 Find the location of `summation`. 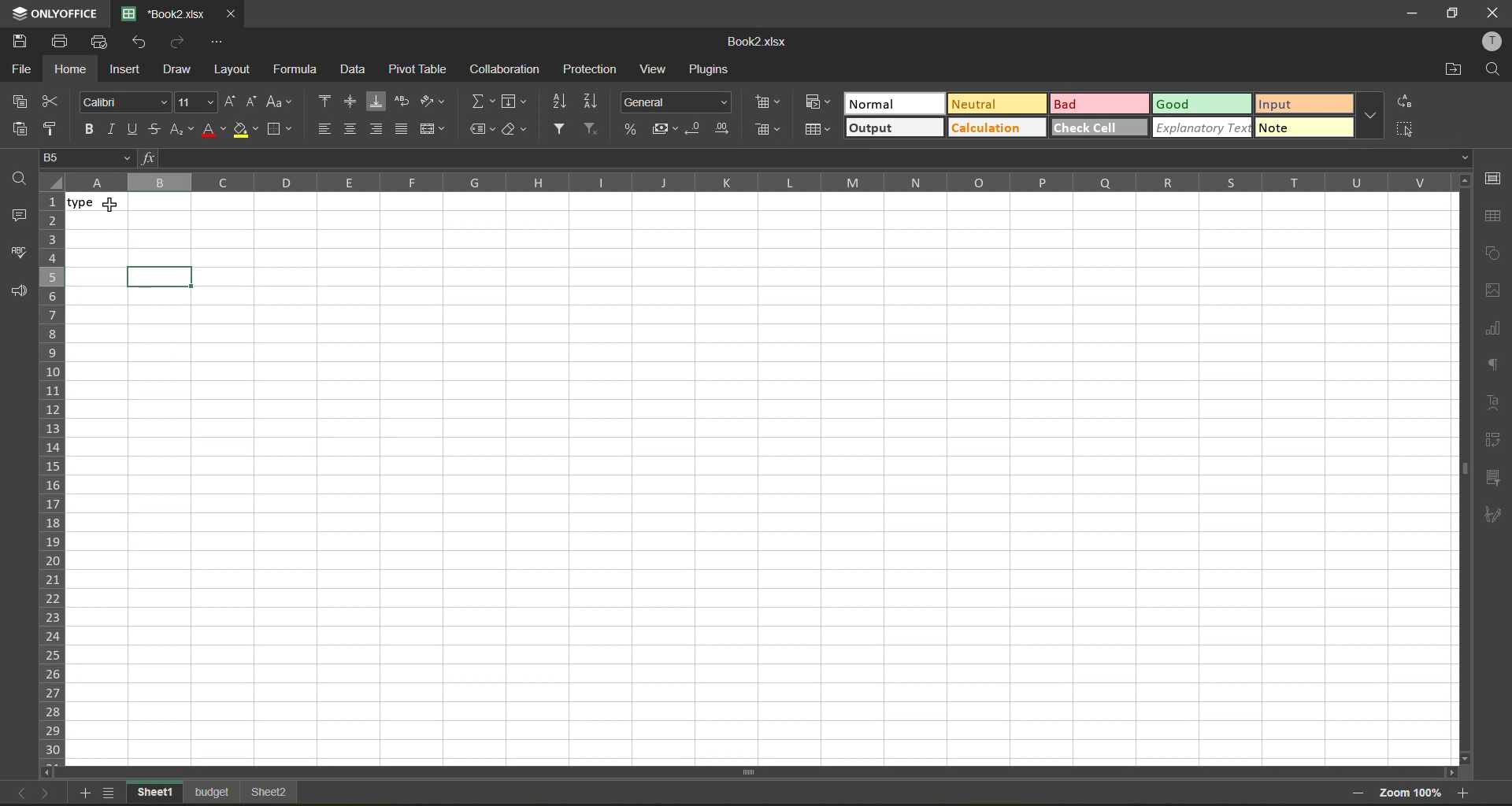

summation is located at coordinates (481, 100).